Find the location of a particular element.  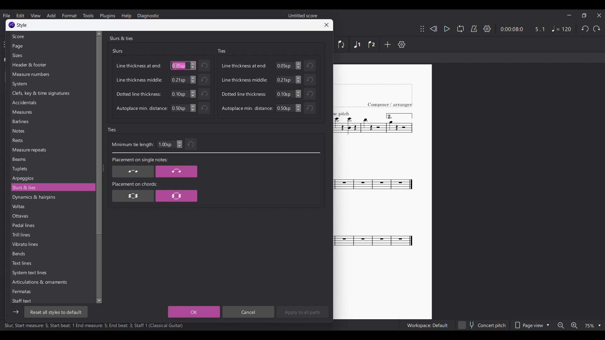

Rests is located at coordinates (52, 140).